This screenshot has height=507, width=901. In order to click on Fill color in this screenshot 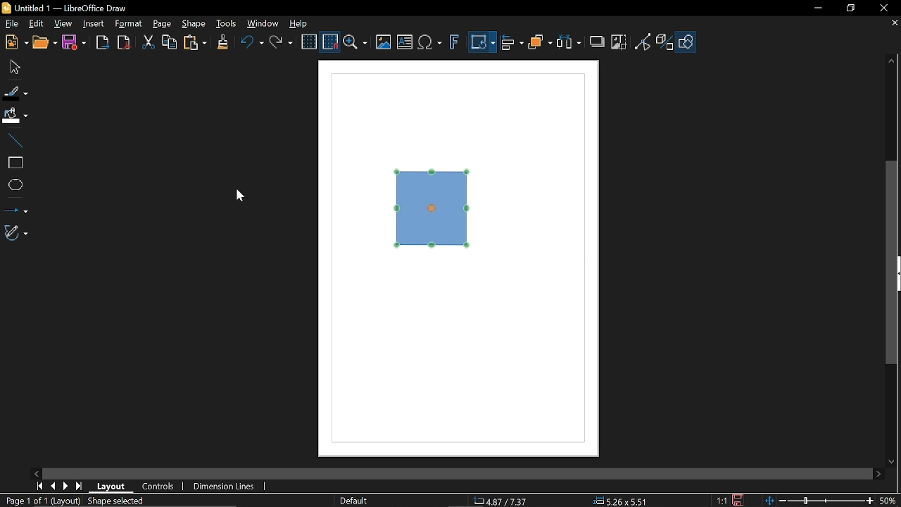, I will do `click(15, 115)`.